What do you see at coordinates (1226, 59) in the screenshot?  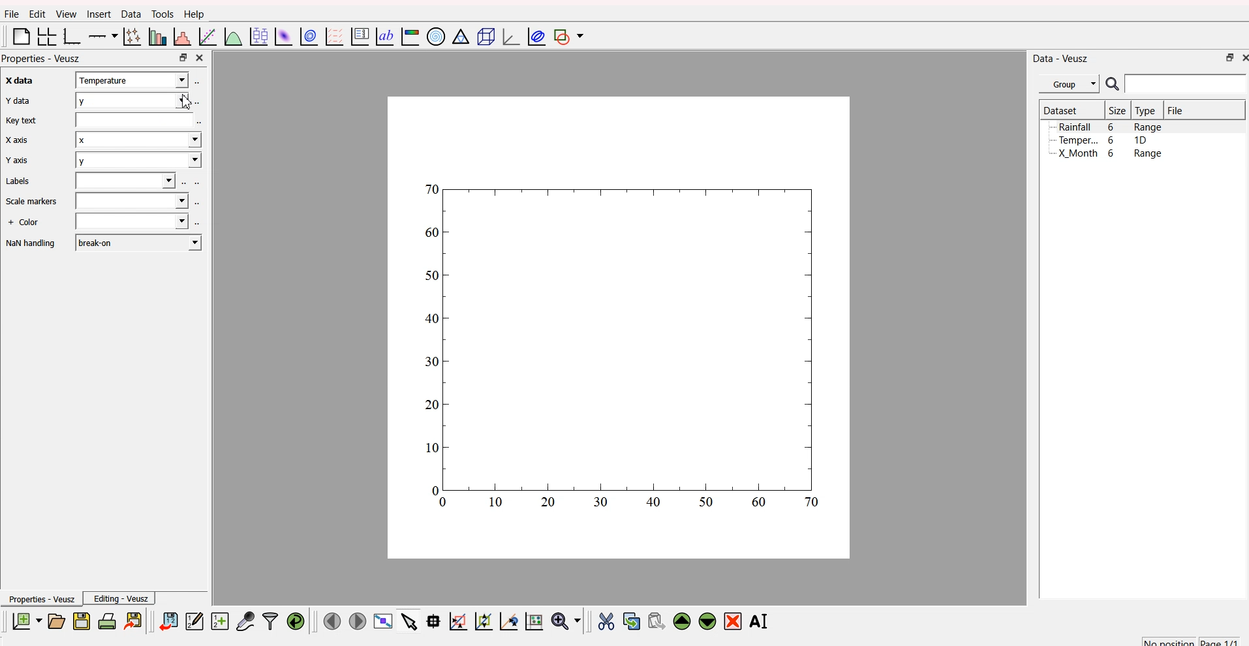 I see `maximize` at bounding box center [1226, 59].